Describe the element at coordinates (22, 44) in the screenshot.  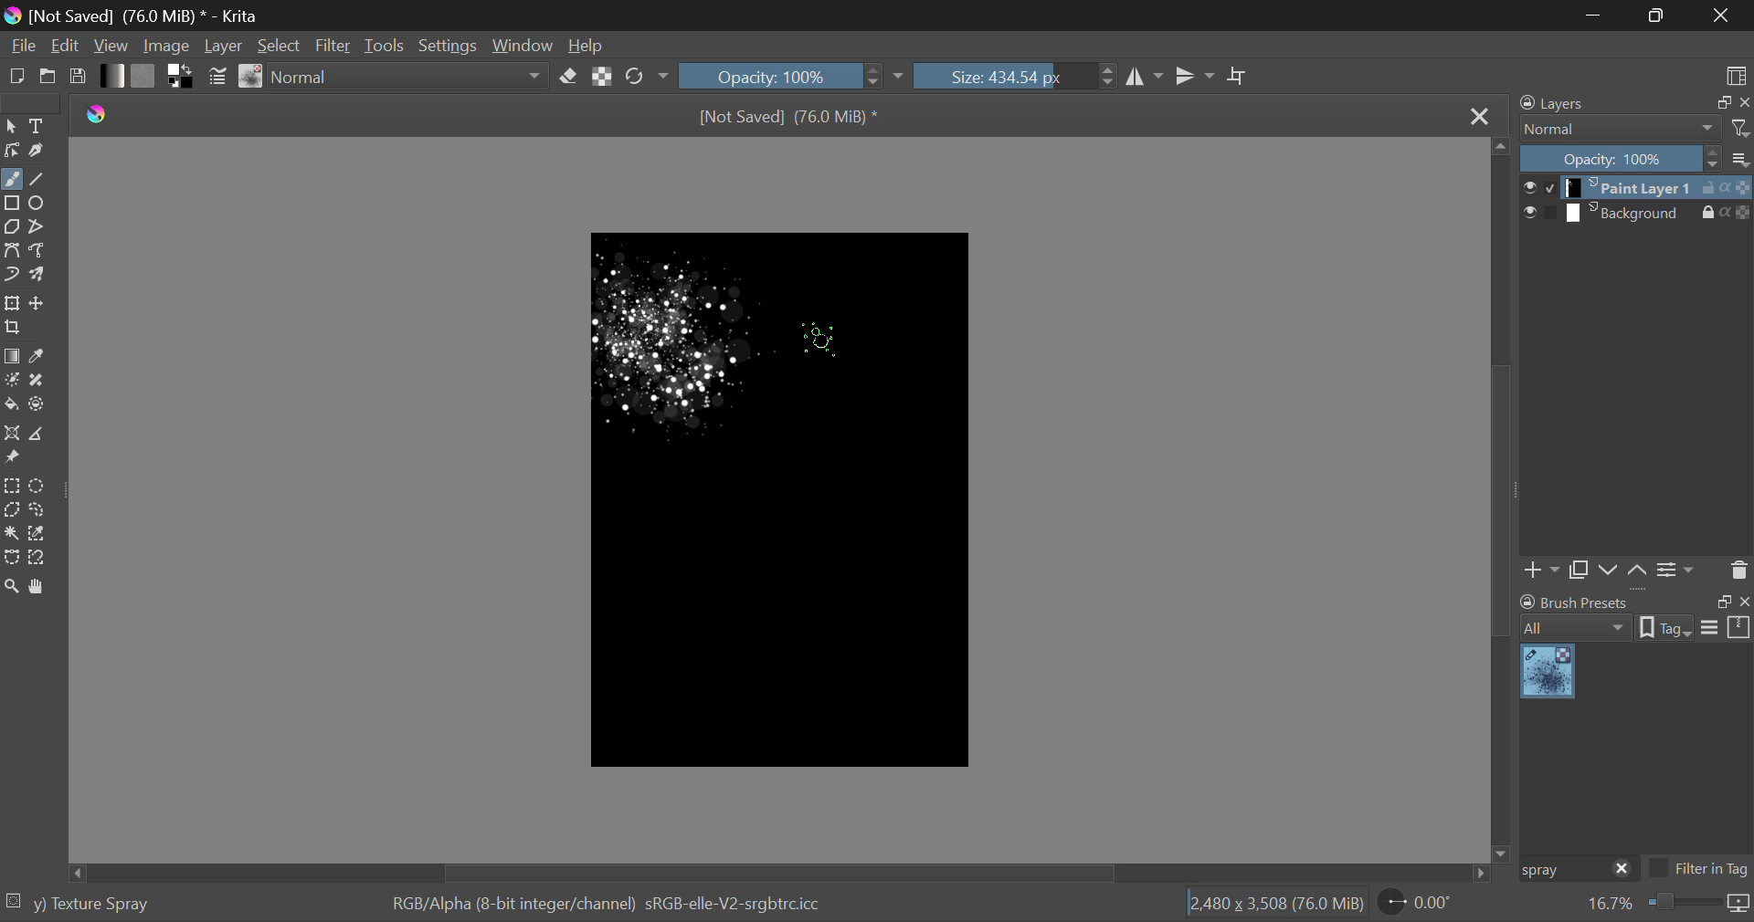
I see `File` at that location.